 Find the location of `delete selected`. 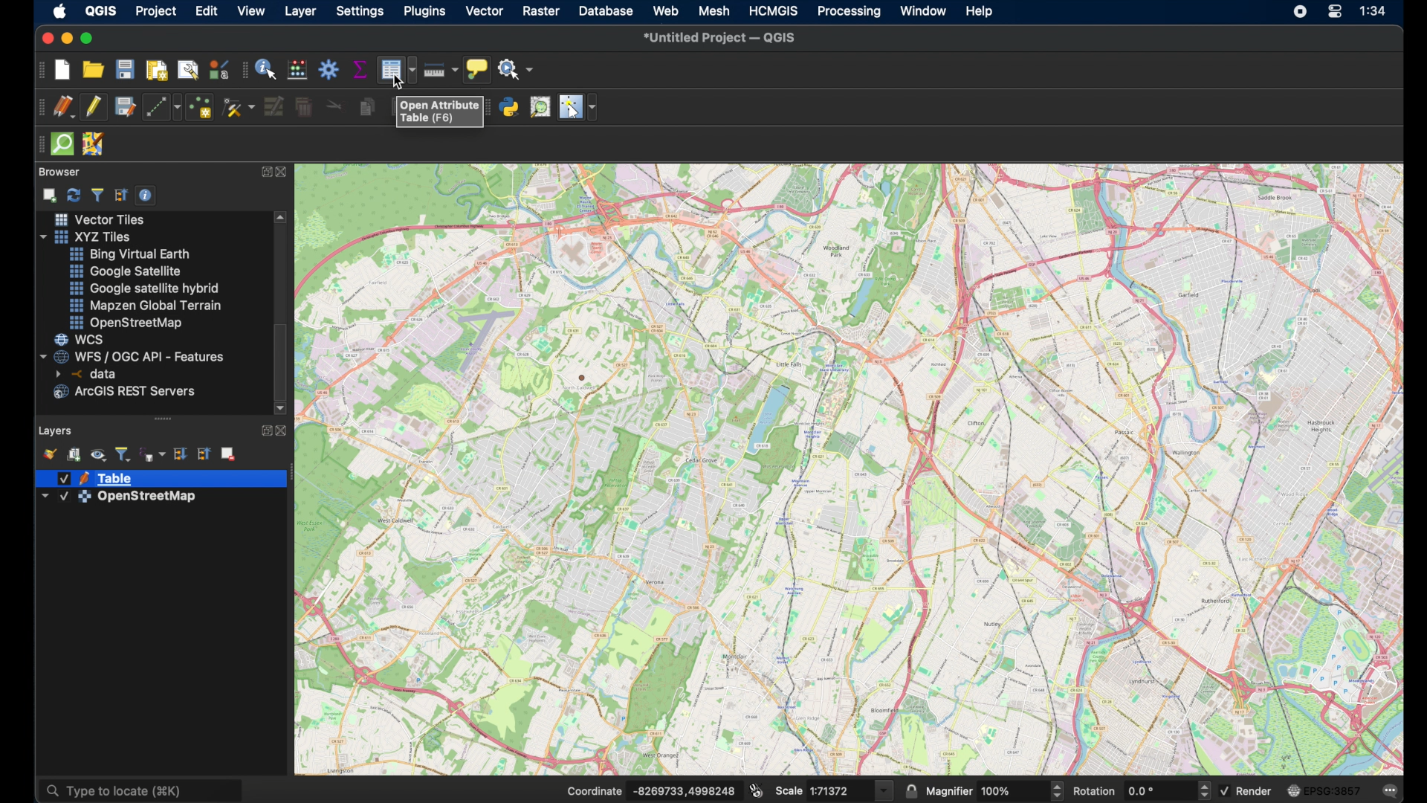

delete selected is located at coordinates (302, 108).